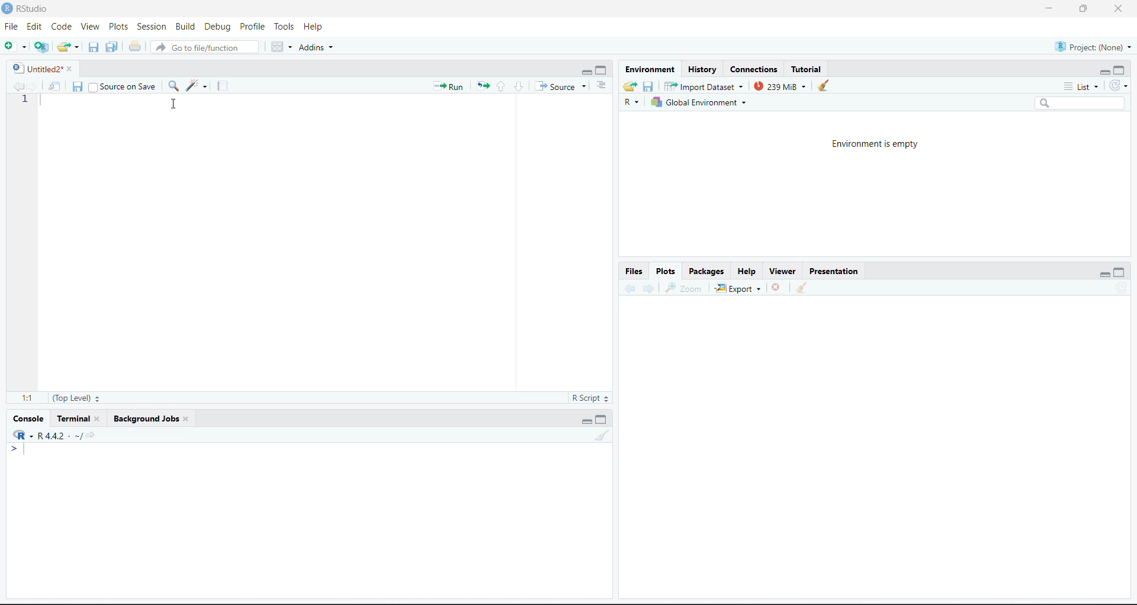  What do you see at coordinates (40, 67) in the screenshot?
I see `Untitled2*` at bounding box center [40, 67].